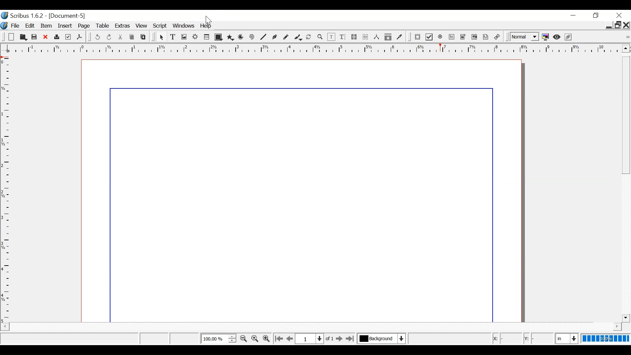 The image size is (631, 355). What do you see at coordinates (309, 37) in the screenshot?
I see `Rotate` at bounding box center [309, 37].